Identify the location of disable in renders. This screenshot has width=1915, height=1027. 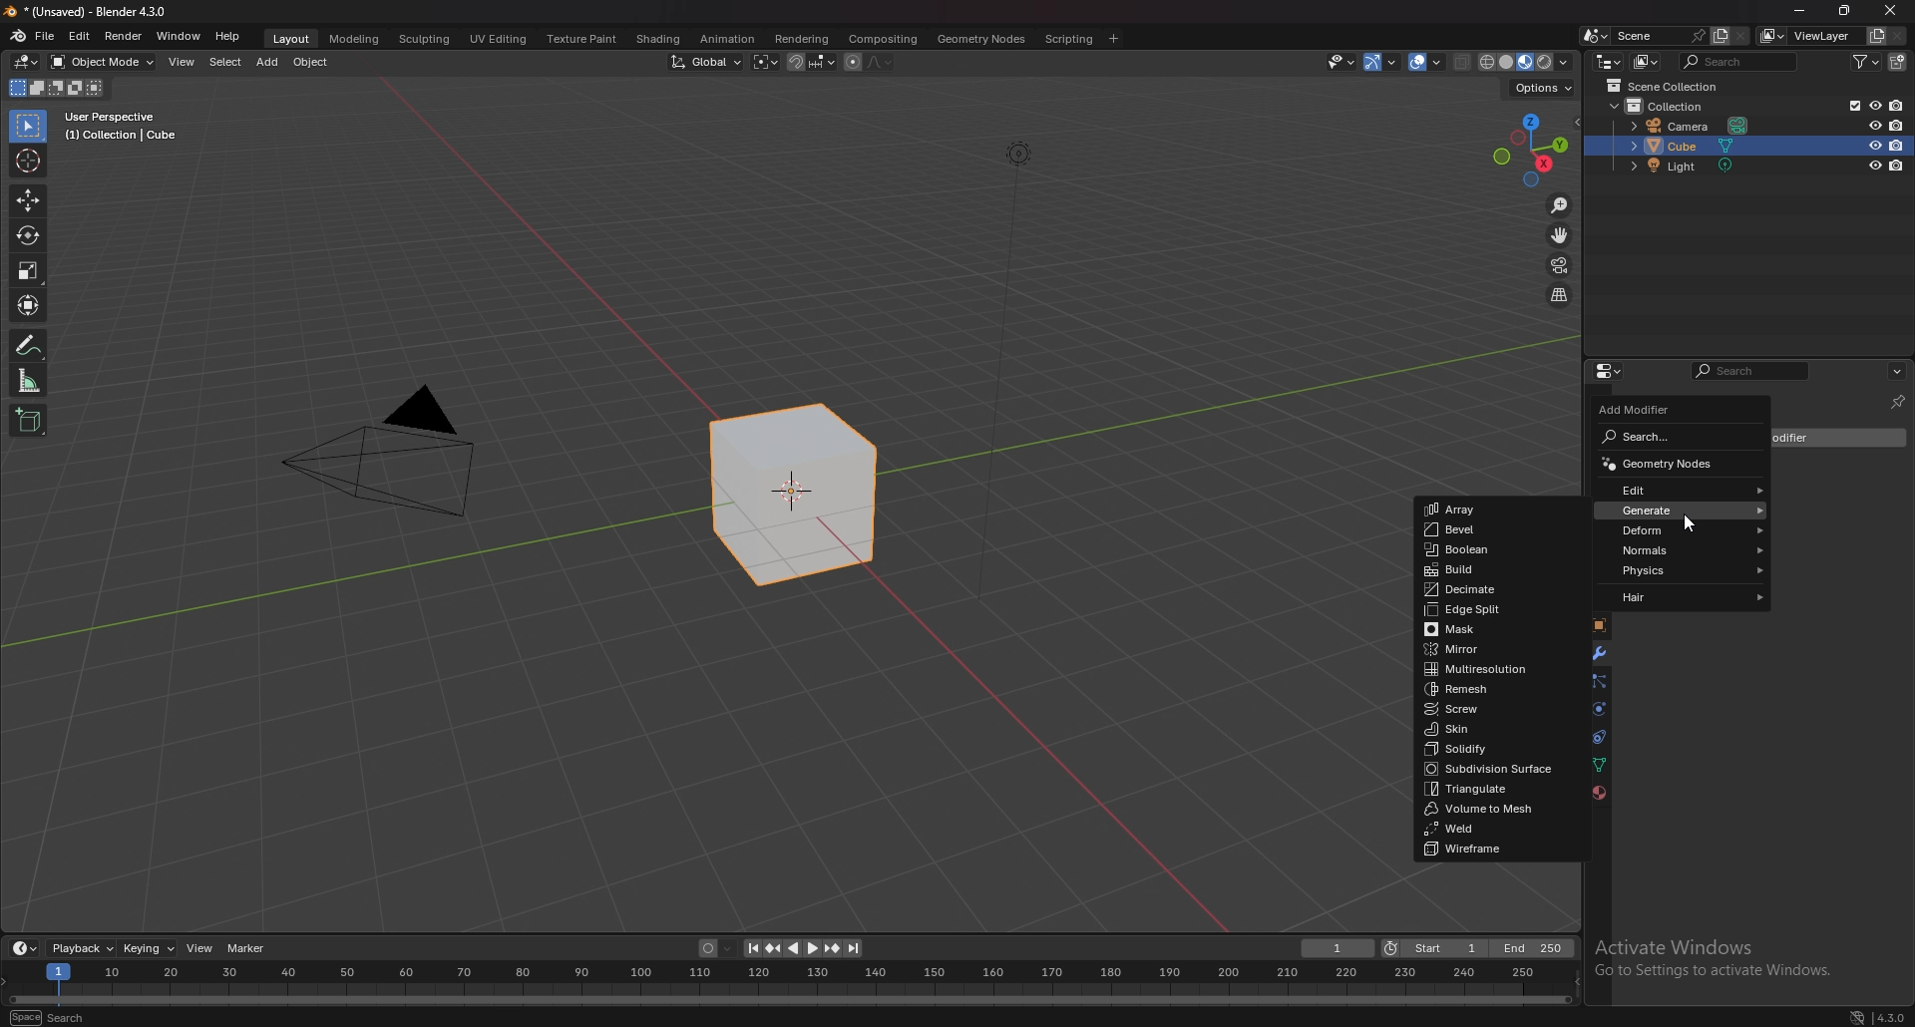
(1899, 165).